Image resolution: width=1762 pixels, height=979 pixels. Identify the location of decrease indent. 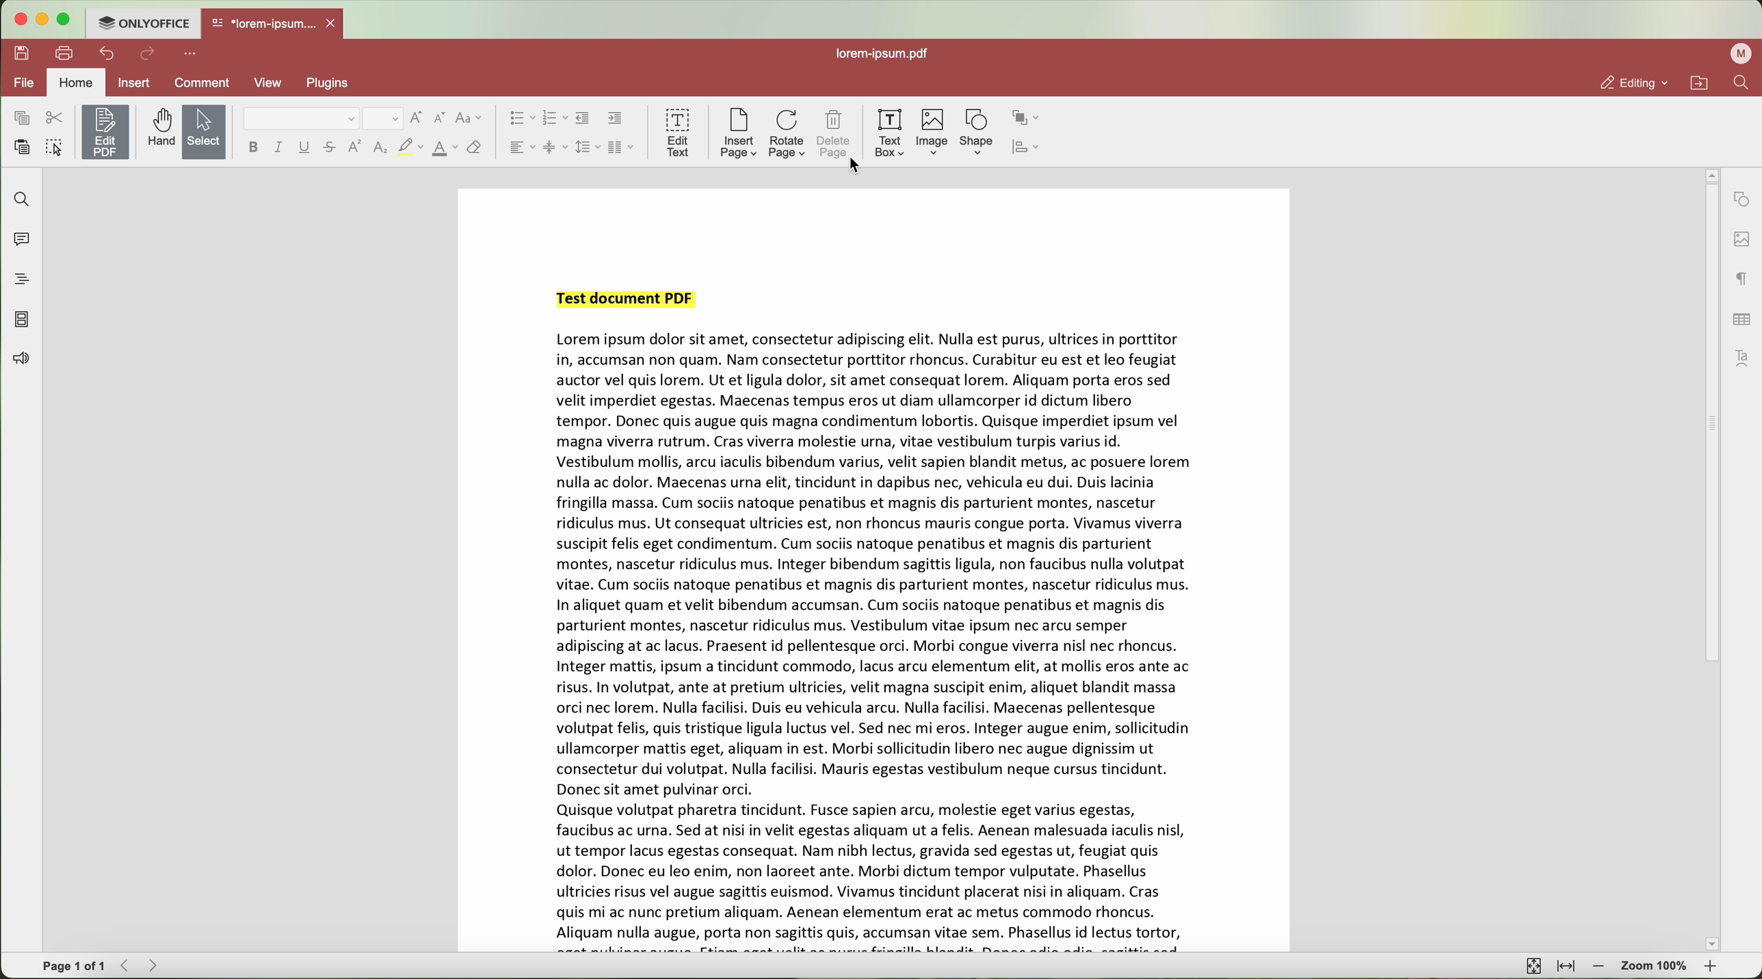
(583, 119).